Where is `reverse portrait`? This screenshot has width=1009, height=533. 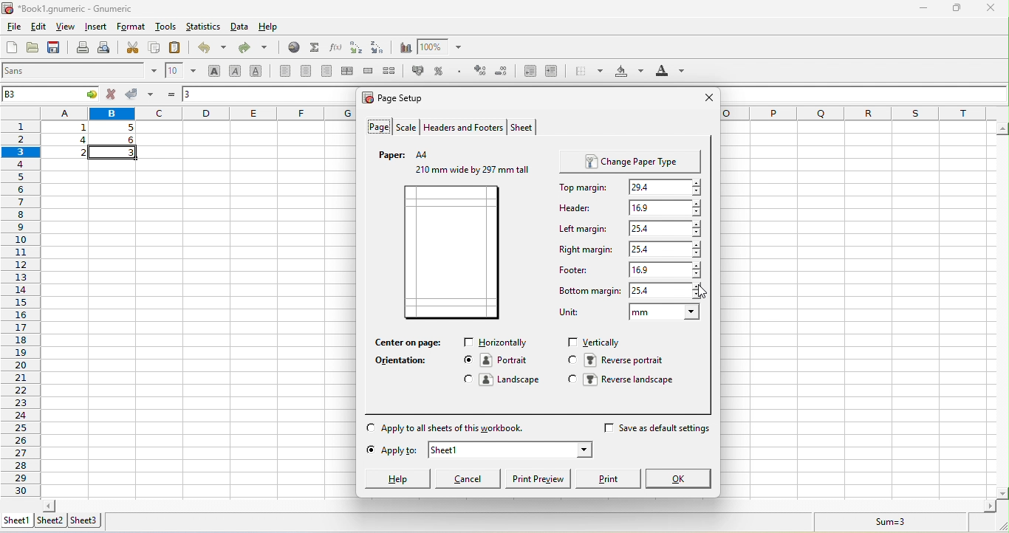
reverse portrait is located at coordinates (618, 360).